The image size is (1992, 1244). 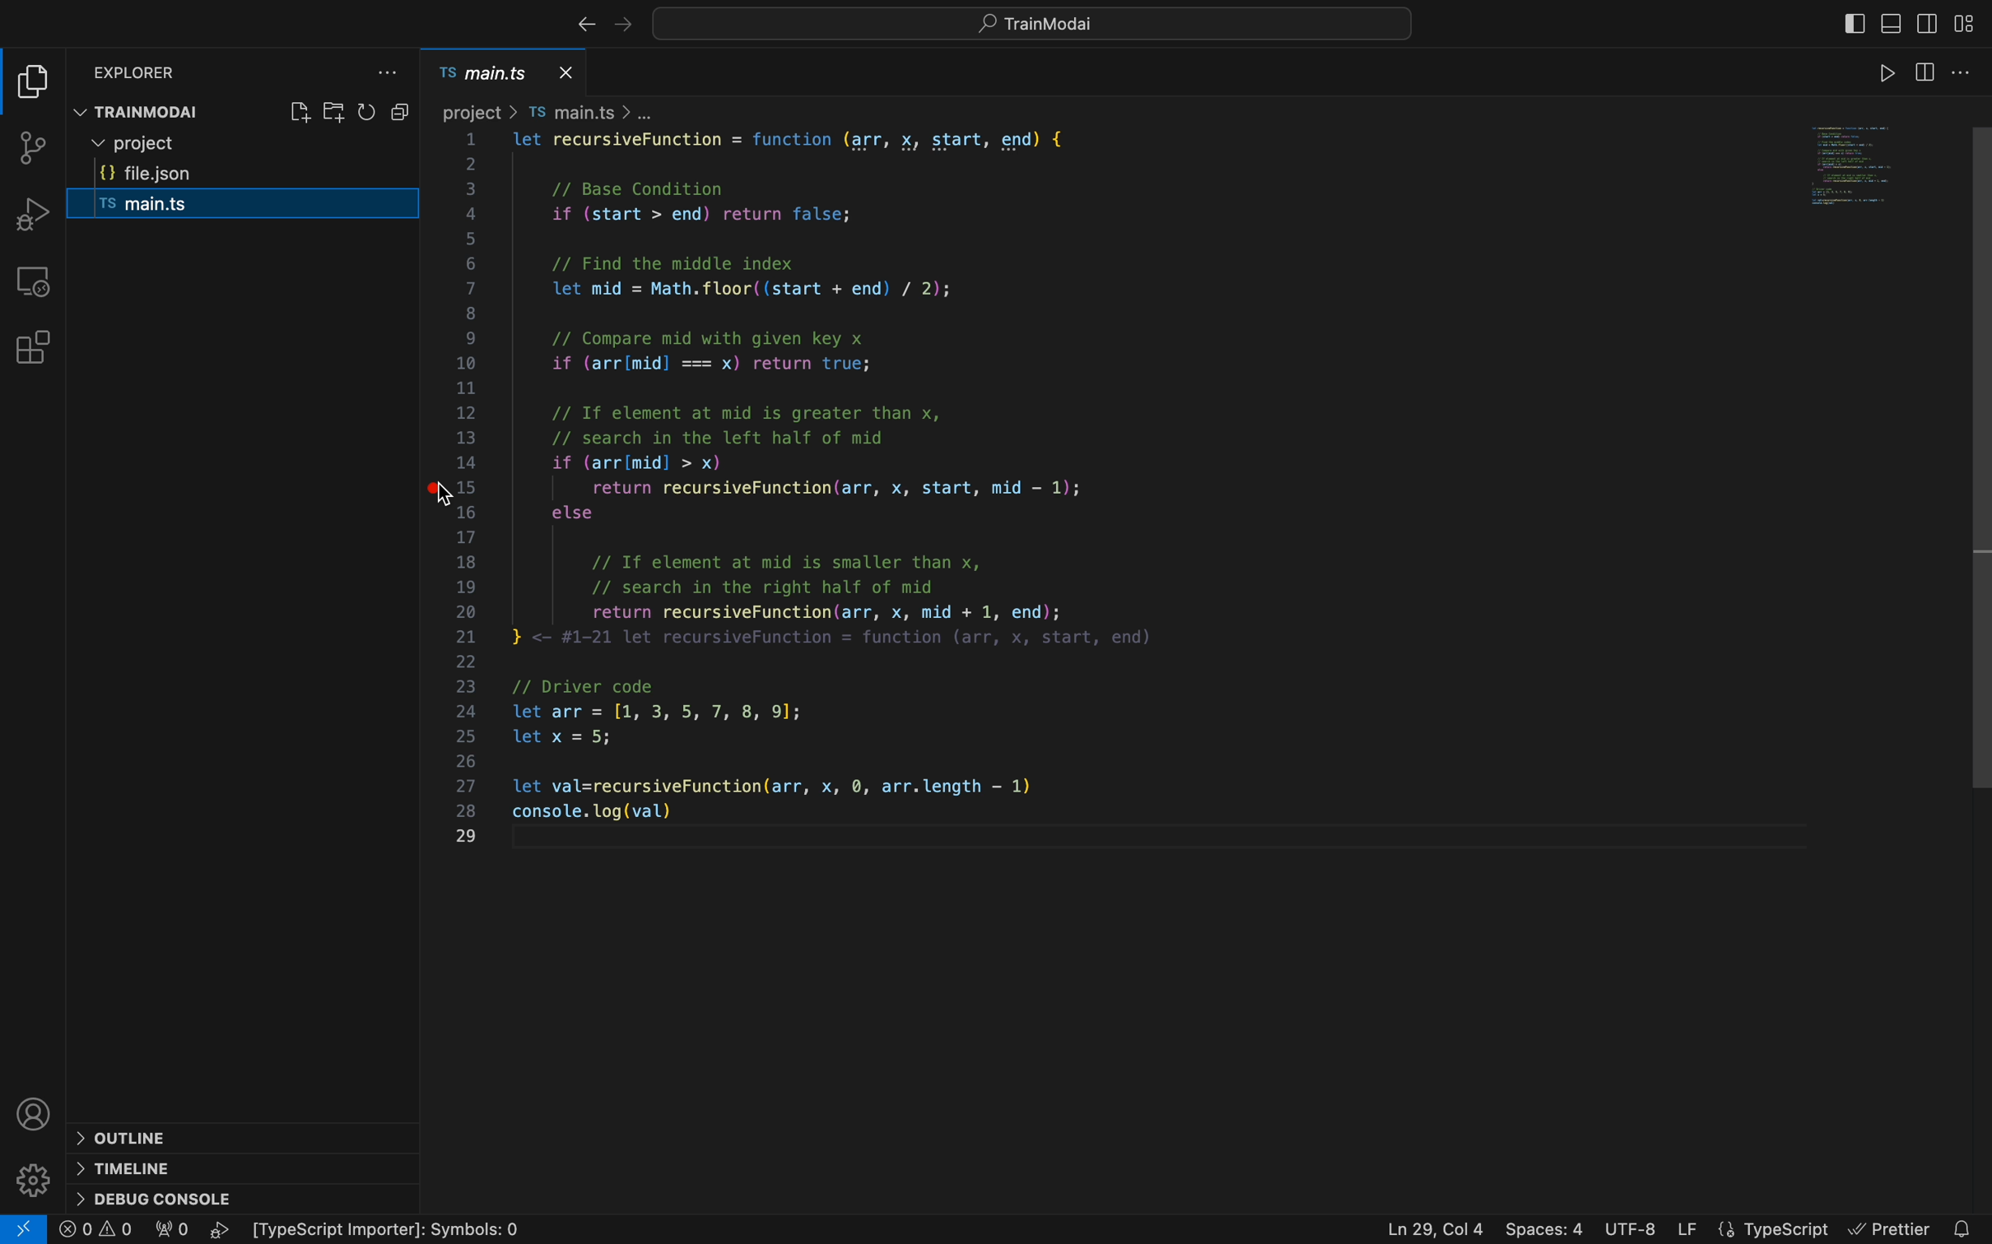 What do you see at coordinates (1977, 457) in the screenshot?
I see `scroll bar` at bounding box center [1977, 457].